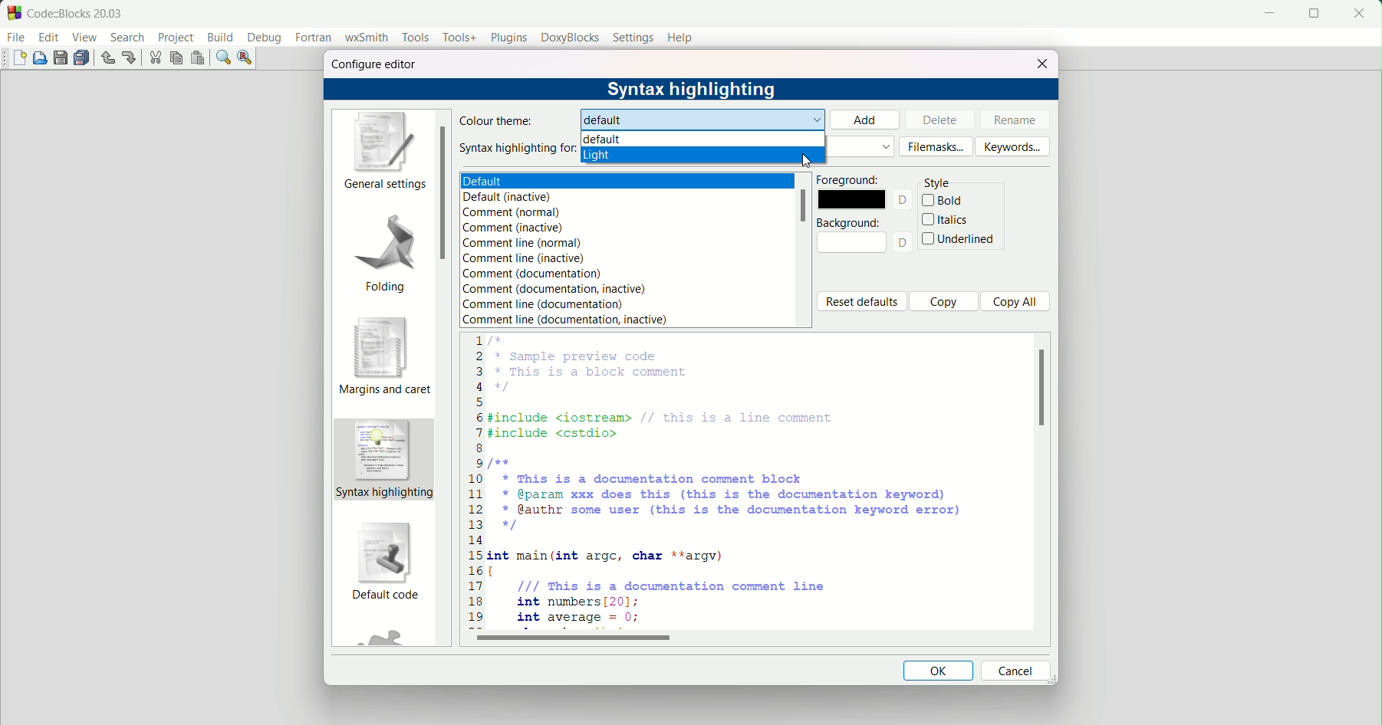 The width and height of the screenshot is (1382, 725). I want to click on search, so click(127, 38).